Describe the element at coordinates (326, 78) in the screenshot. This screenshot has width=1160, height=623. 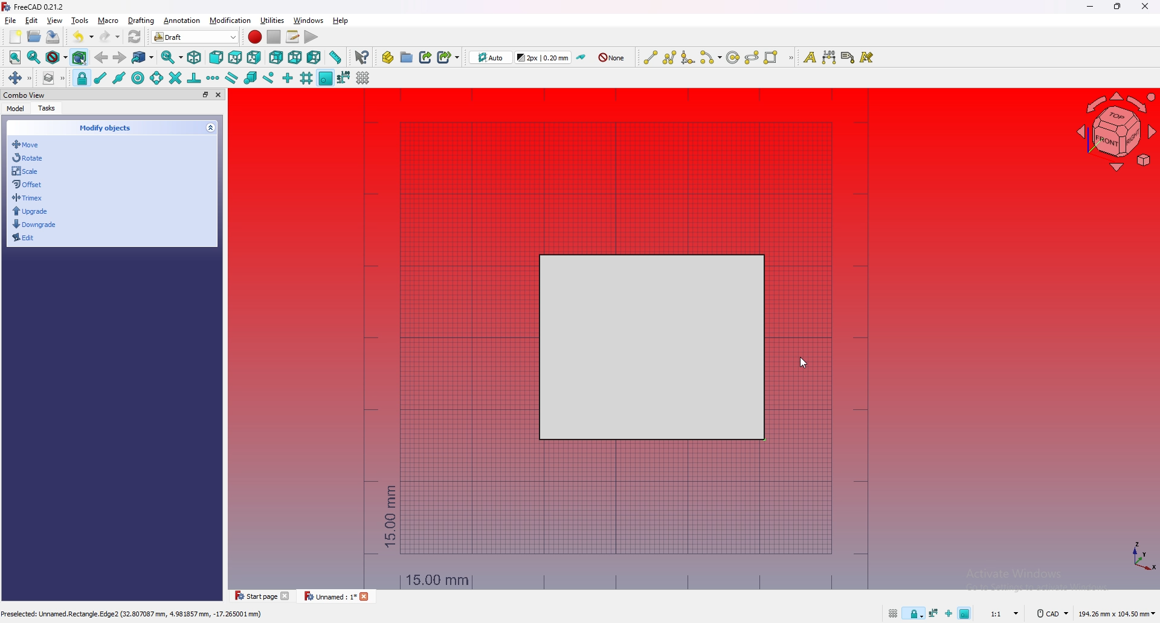
I see `snap working plane` at that location.